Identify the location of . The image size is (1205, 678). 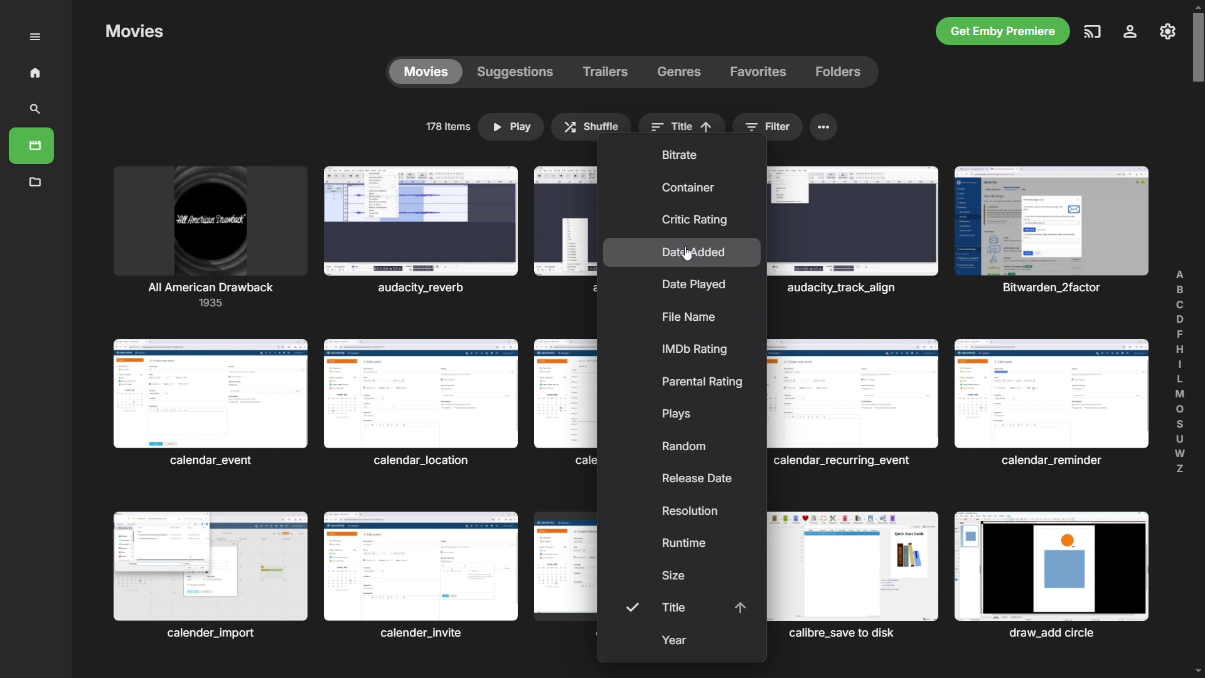
(208, 575).